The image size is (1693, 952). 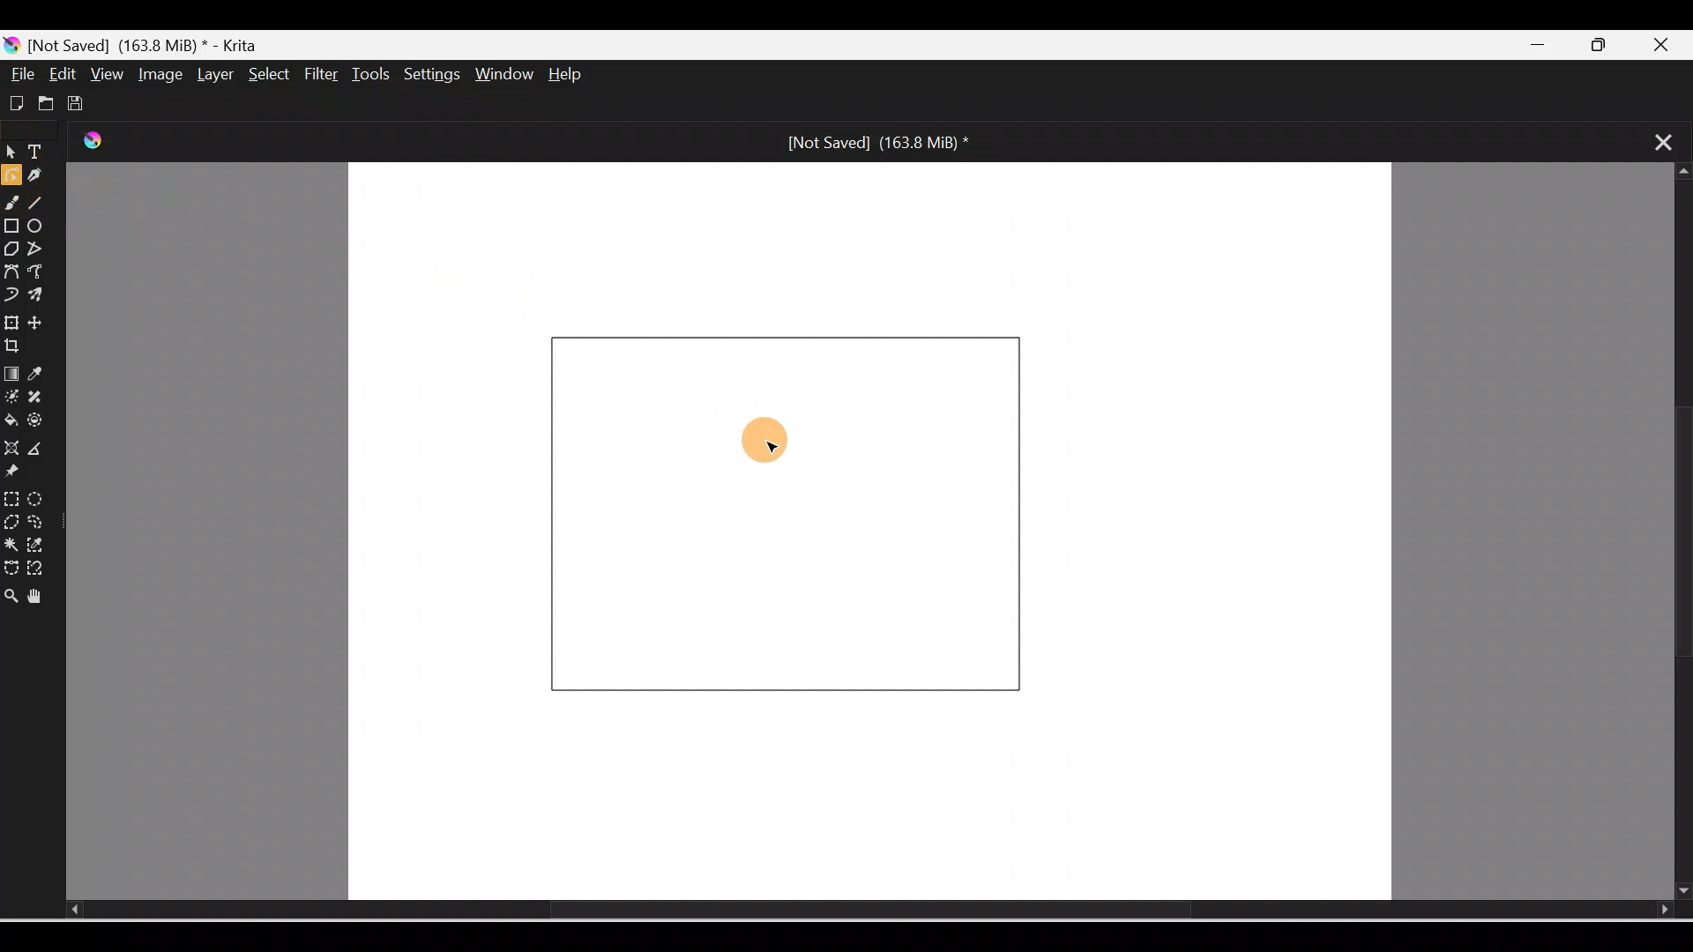 What do you see at coordinates (14, 101) in the screenshot?
I see `Create new document` at bounding box center [14, 101].